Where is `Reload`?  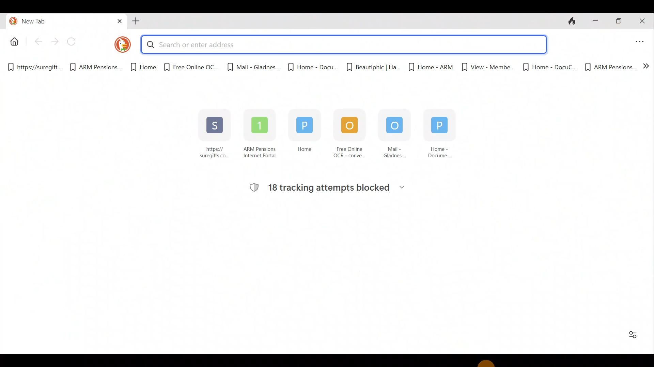 Reload is located at coordinates (75, 42).